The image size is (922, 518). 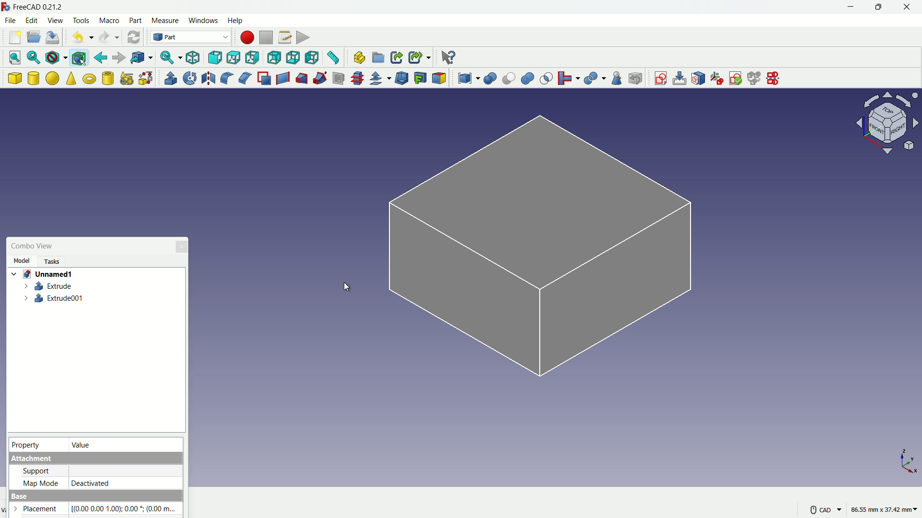 I want to click on redo, so click(x=108, y=36).